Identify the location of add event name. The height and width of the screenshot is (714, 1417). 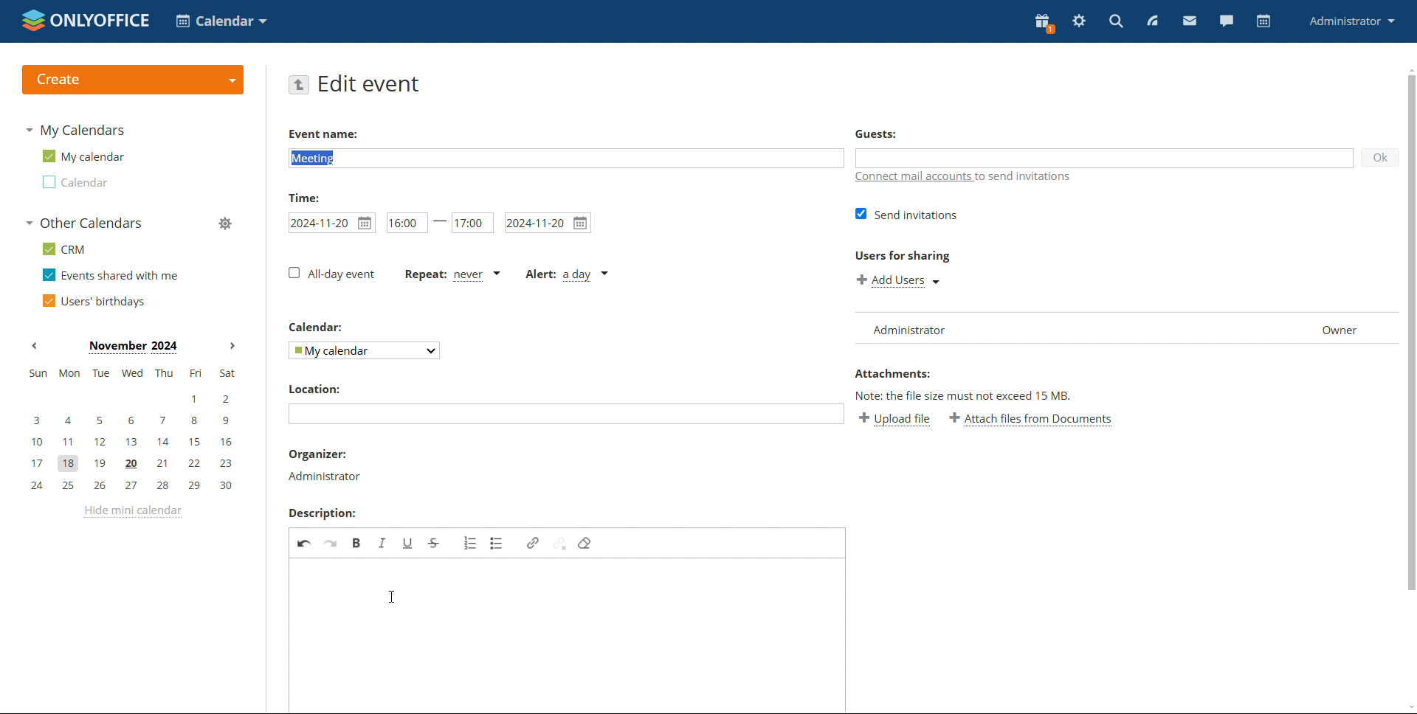
(566, 158).